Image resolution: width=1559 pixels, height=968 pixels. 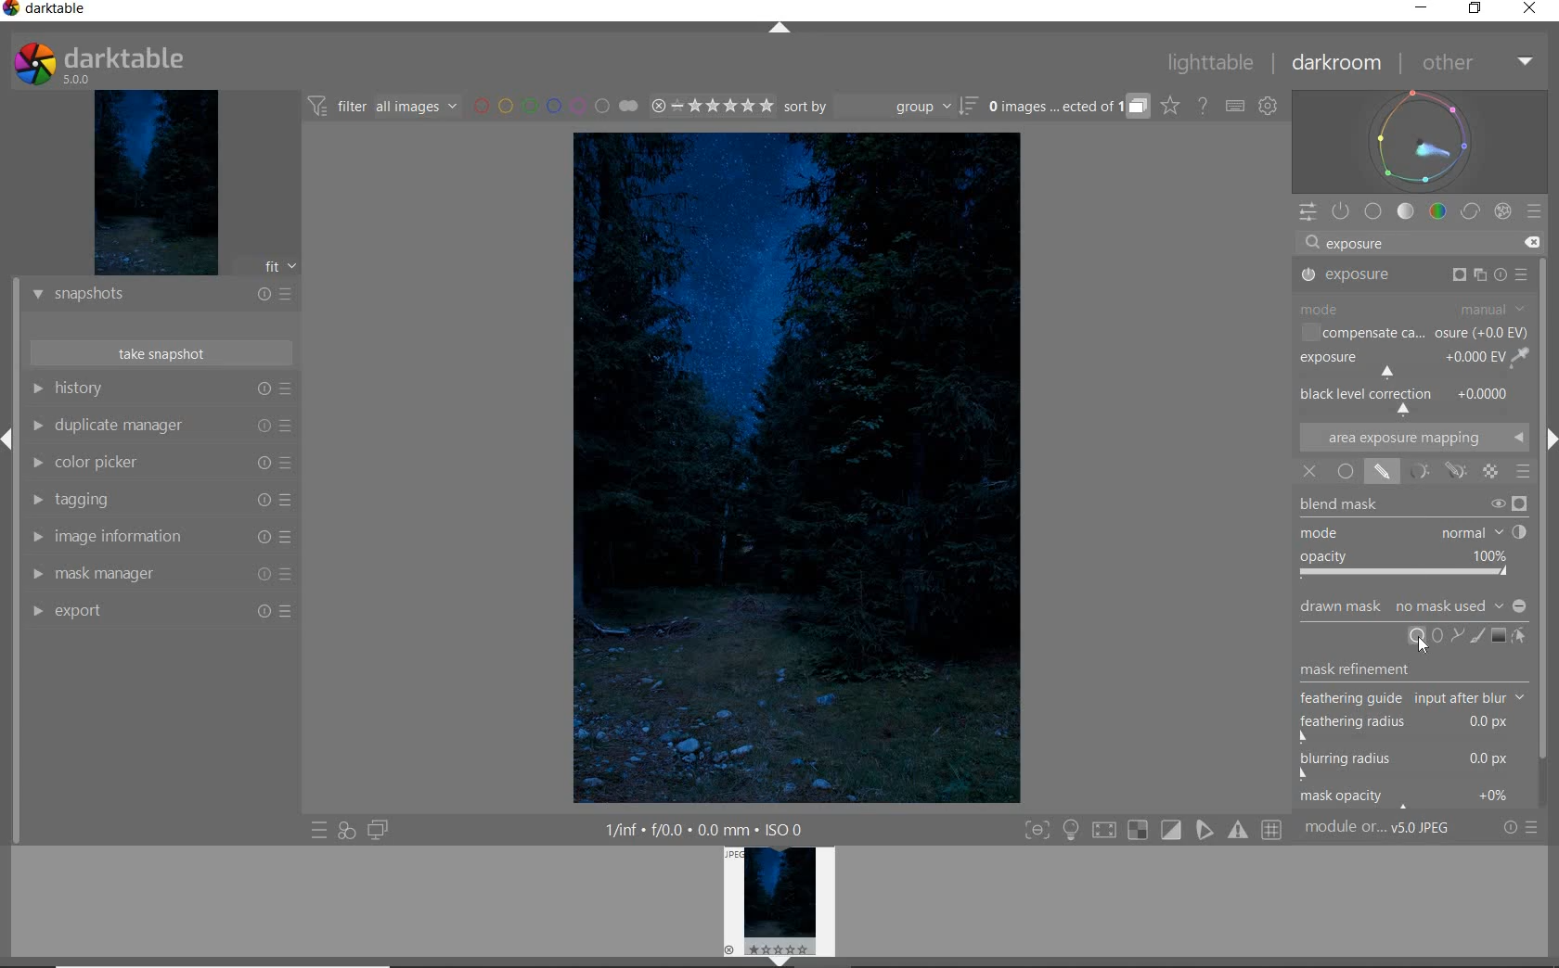 What do you see at coordinates (1412, 698) in the screenshot?
I see `feathering guide input after blur` at bounding box center [1412, 698].